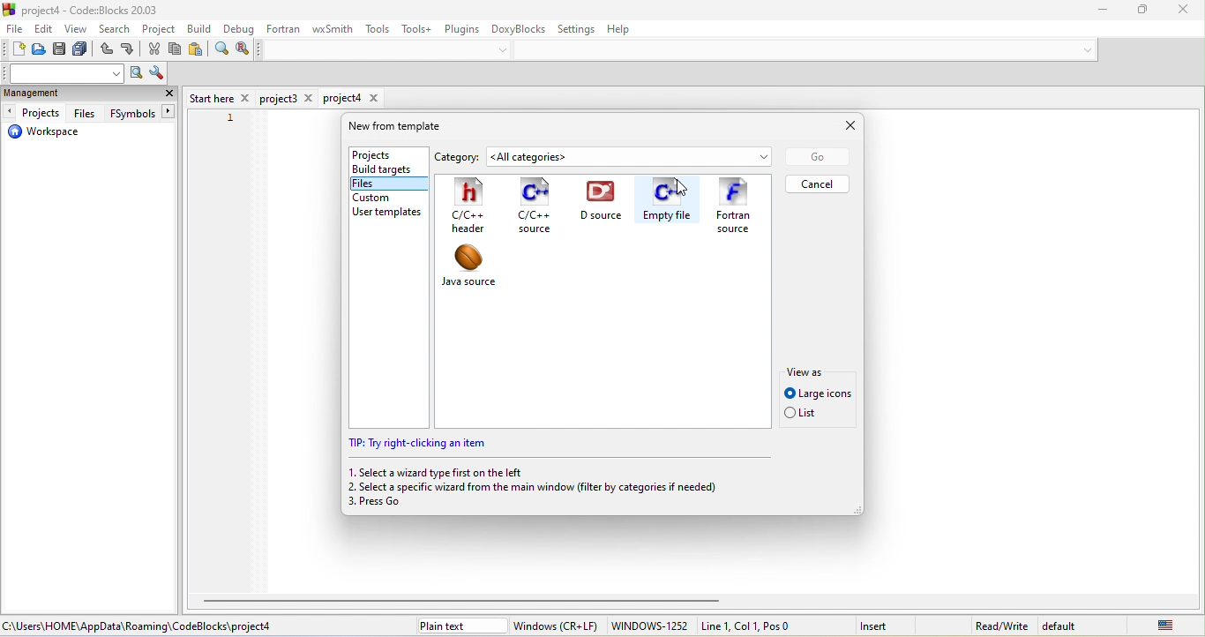 Image resolution: width=1205 pixels, height=637 pixels. I want to click on settings, so click(579, 28).